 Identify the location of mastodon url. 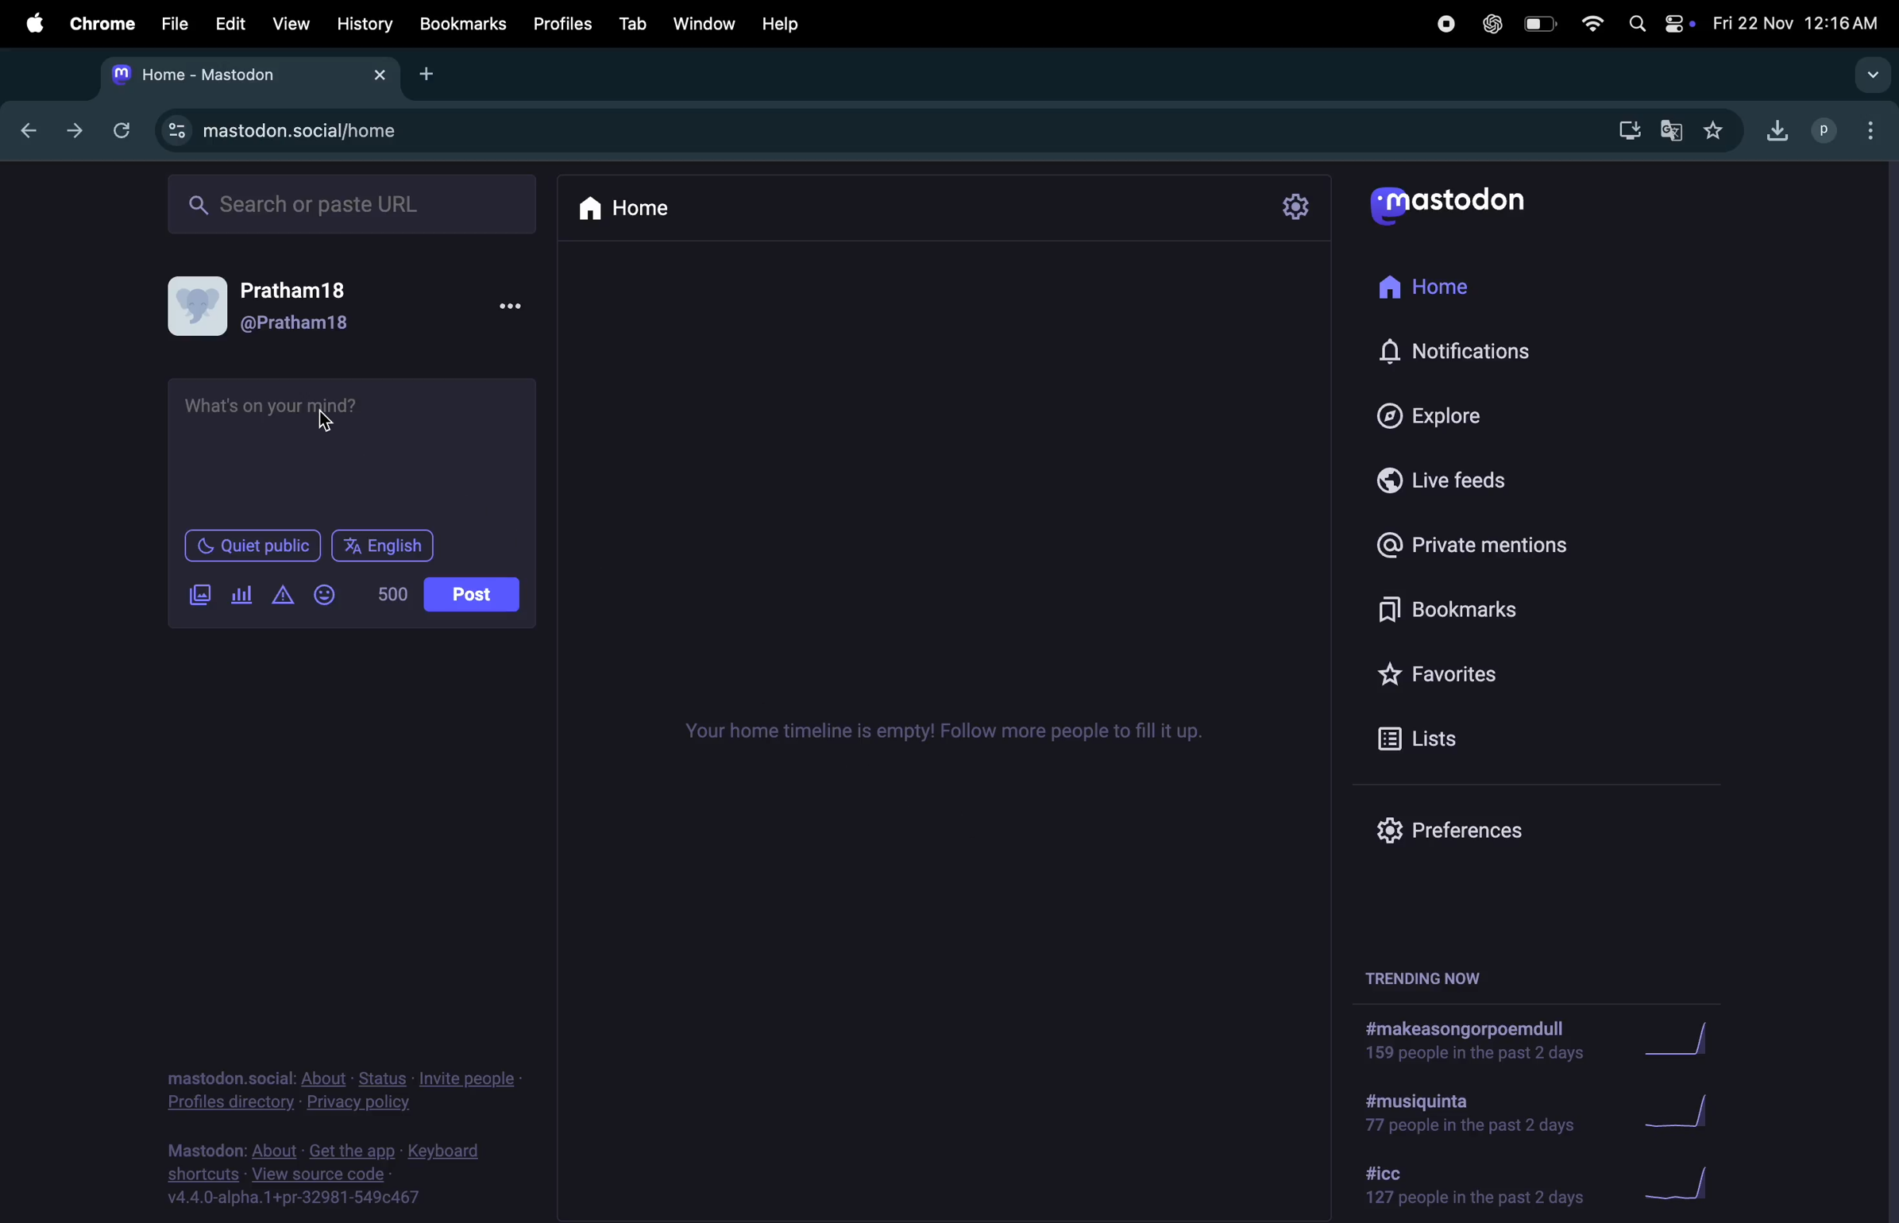
(321, 131).